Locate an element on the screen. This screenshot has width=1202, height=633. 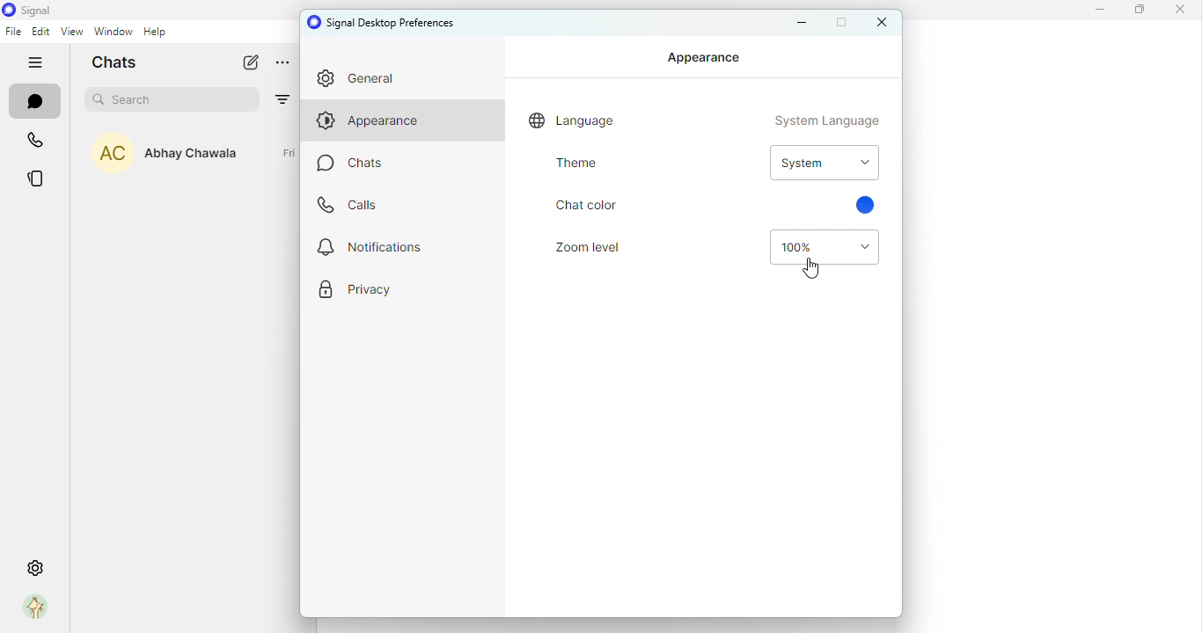
Abhay Chawla is located at coordinates (202, 158).